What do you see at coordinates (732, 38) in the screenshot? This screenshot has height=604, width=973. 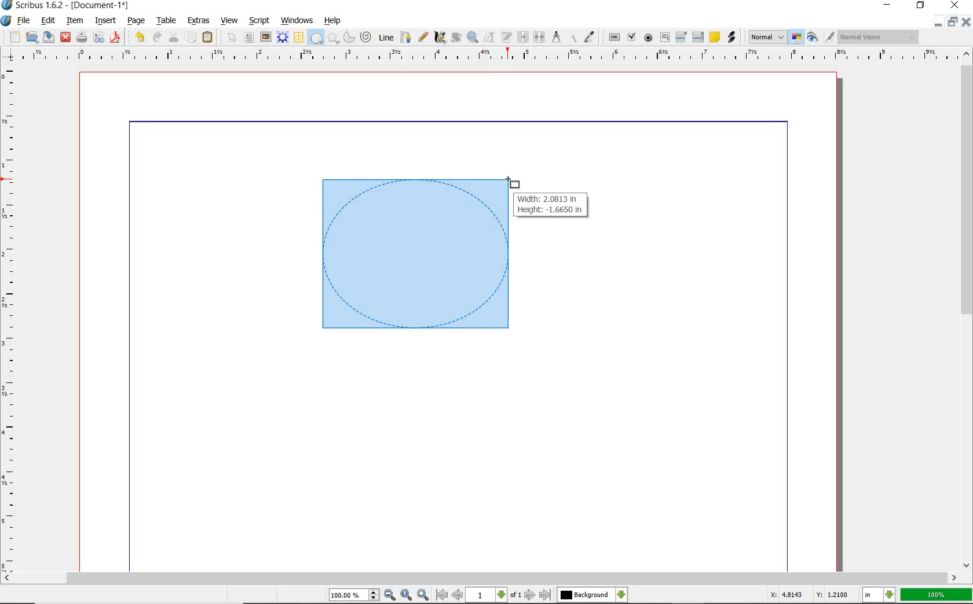 I see `LINK ANNOTATION` at bounding box center [732, 38].